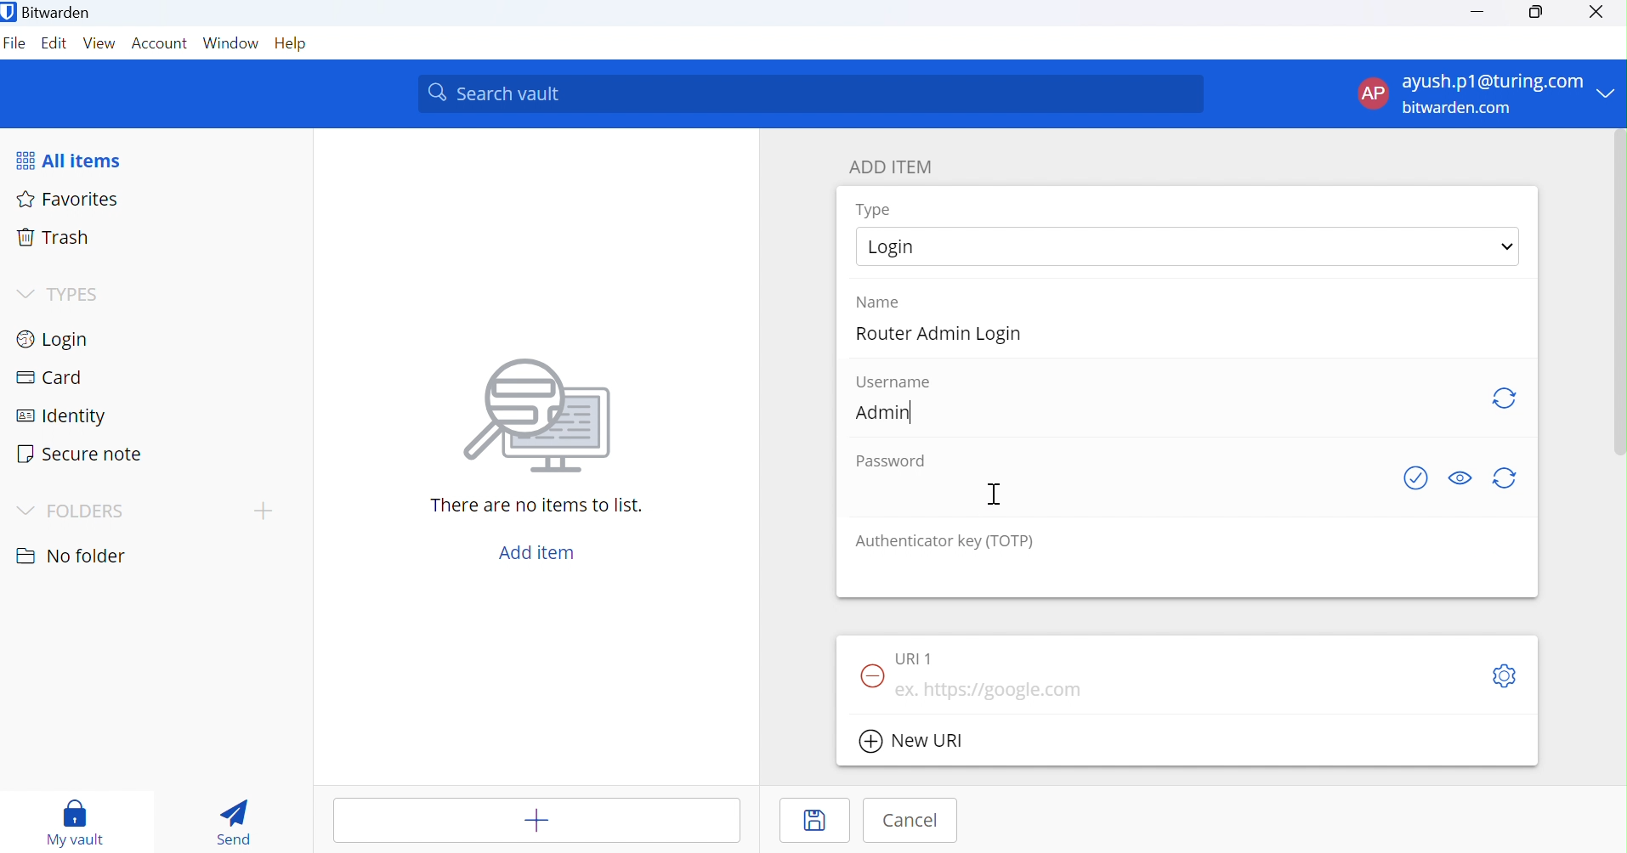  Describe the element at coordinates (231, 46) in the screenshot. I see `Windows` at that location.